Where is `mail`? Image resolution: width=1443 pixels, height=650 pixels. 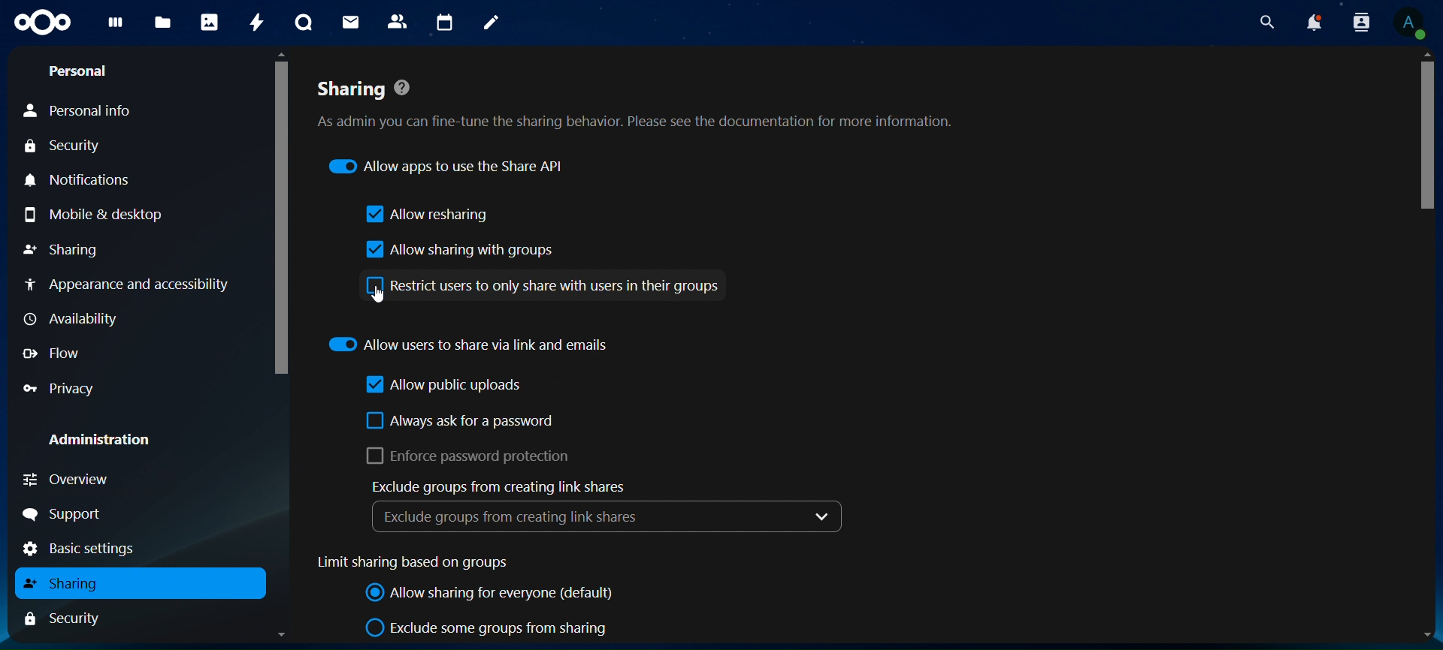
mail is located at coordinates (349, 23).